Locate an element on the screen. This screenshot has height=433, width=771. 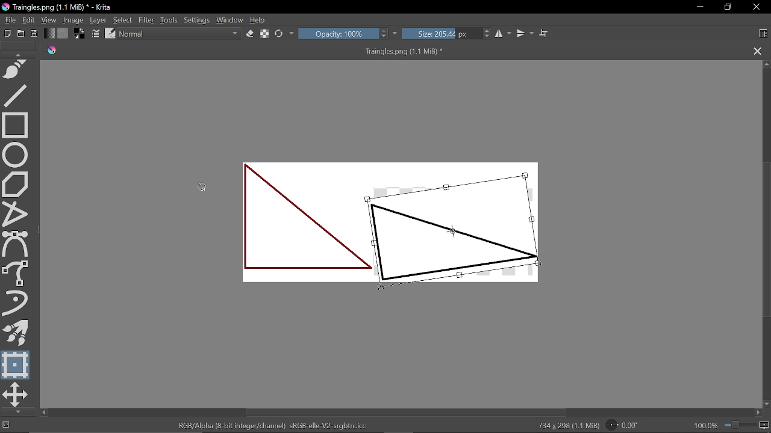
Open document is located at coordinates (20, 33).